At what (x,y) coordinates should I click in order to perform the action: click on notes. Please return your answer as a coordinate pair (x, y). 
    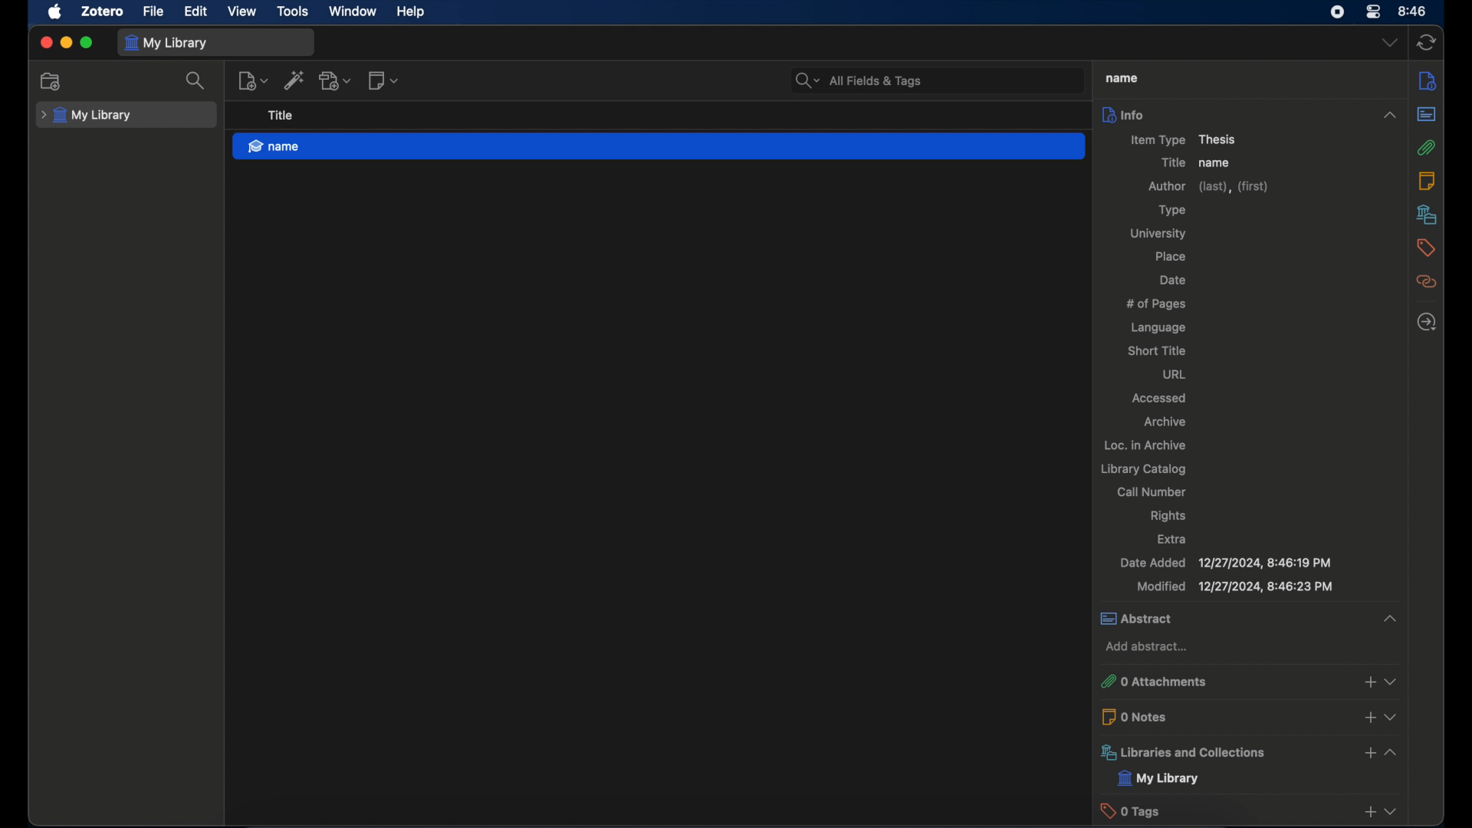
    Looking at the image, I should click on (1429, 180).